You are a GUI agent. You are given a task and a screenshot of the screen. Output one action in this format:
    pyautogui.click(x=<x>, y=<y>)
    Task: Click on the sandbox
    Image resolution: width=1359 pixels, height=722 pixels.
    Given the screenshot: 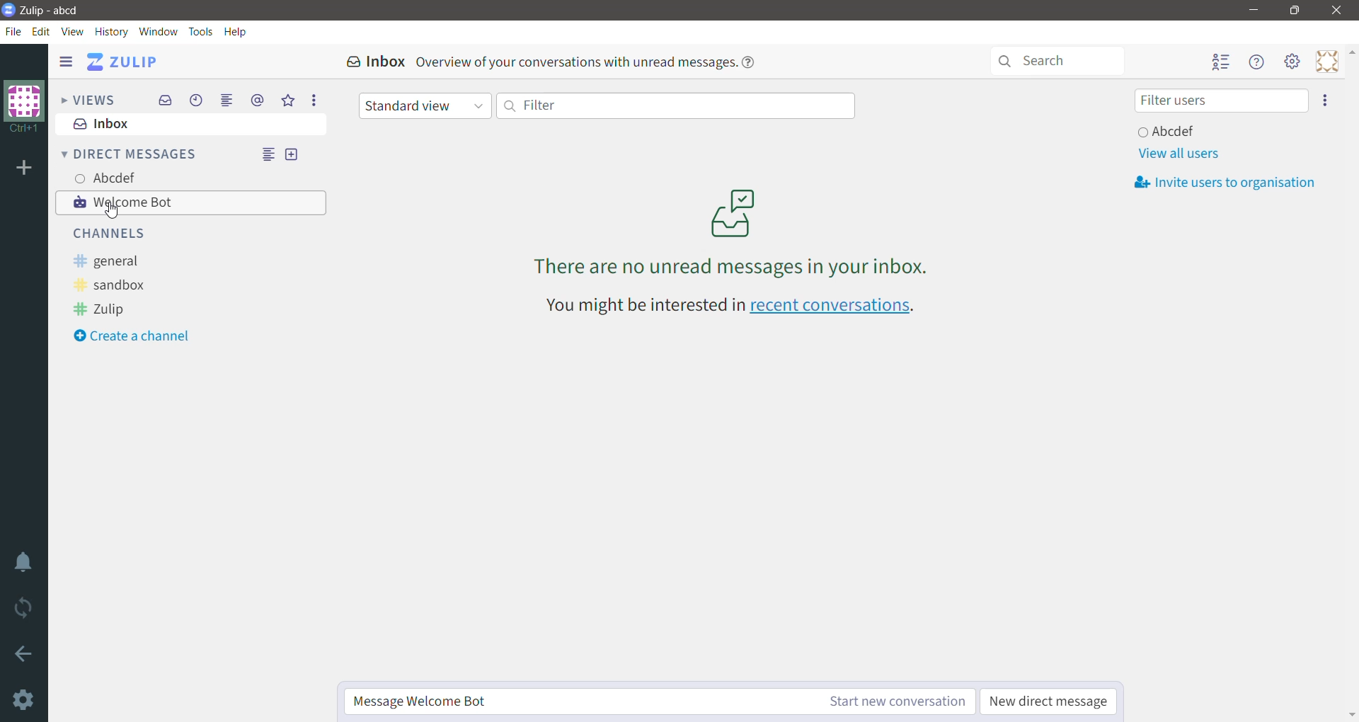 What is the action you would take?
    pyautogui.click(x=104, y=286)
    